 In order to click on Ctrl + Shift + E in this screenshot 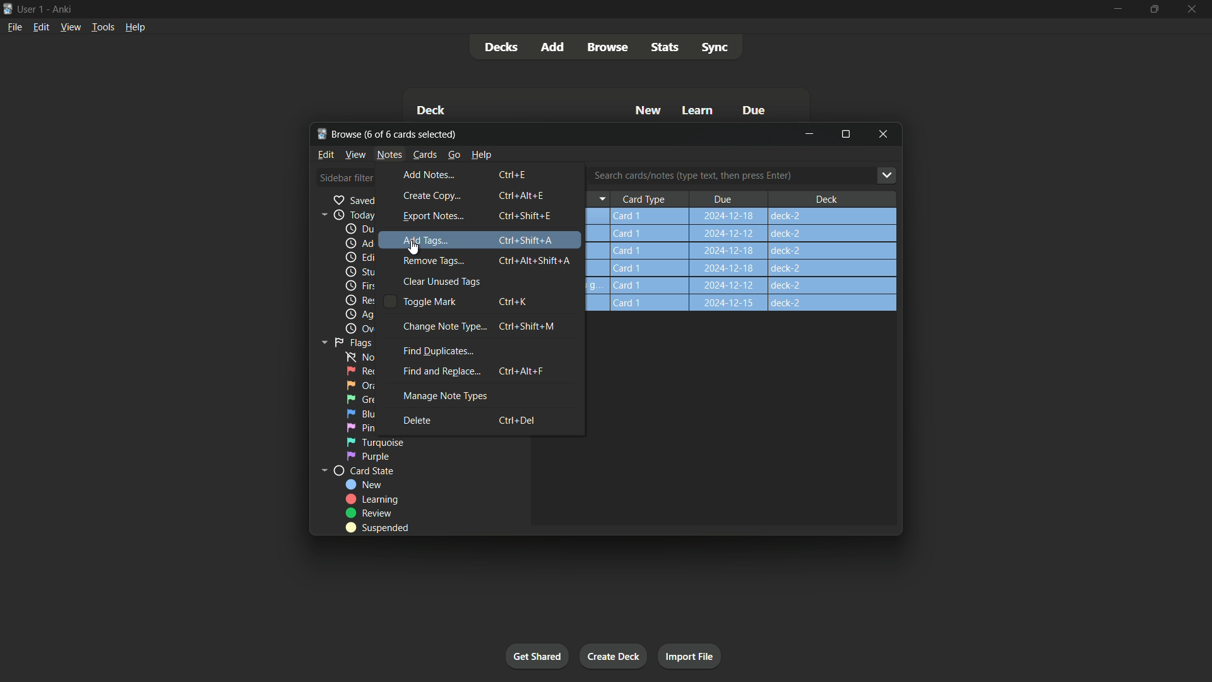, I will do `click(522, 214)`.